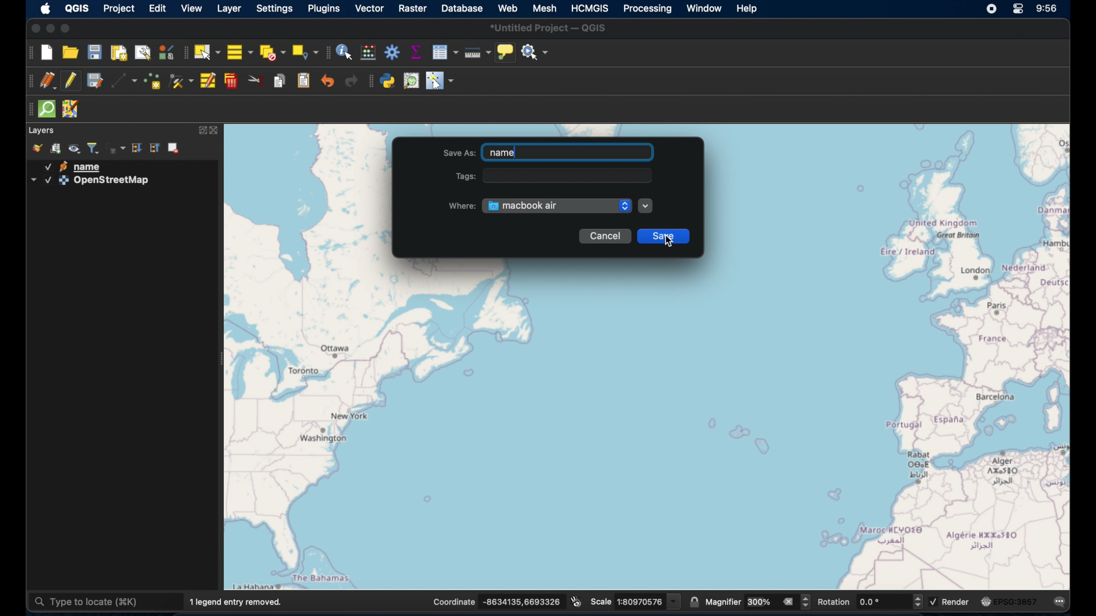 This screenshot has height=616, width=1096. What do you see at coordinates (143, 52) in the screenshot?
I see `show layout manager` at bounding box center [143, 52].